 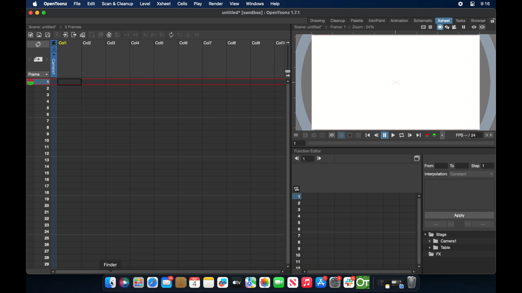 What do you see at coordinates (454, 165) in the screenshot?
I see `to` at bounding box center [454, 165].